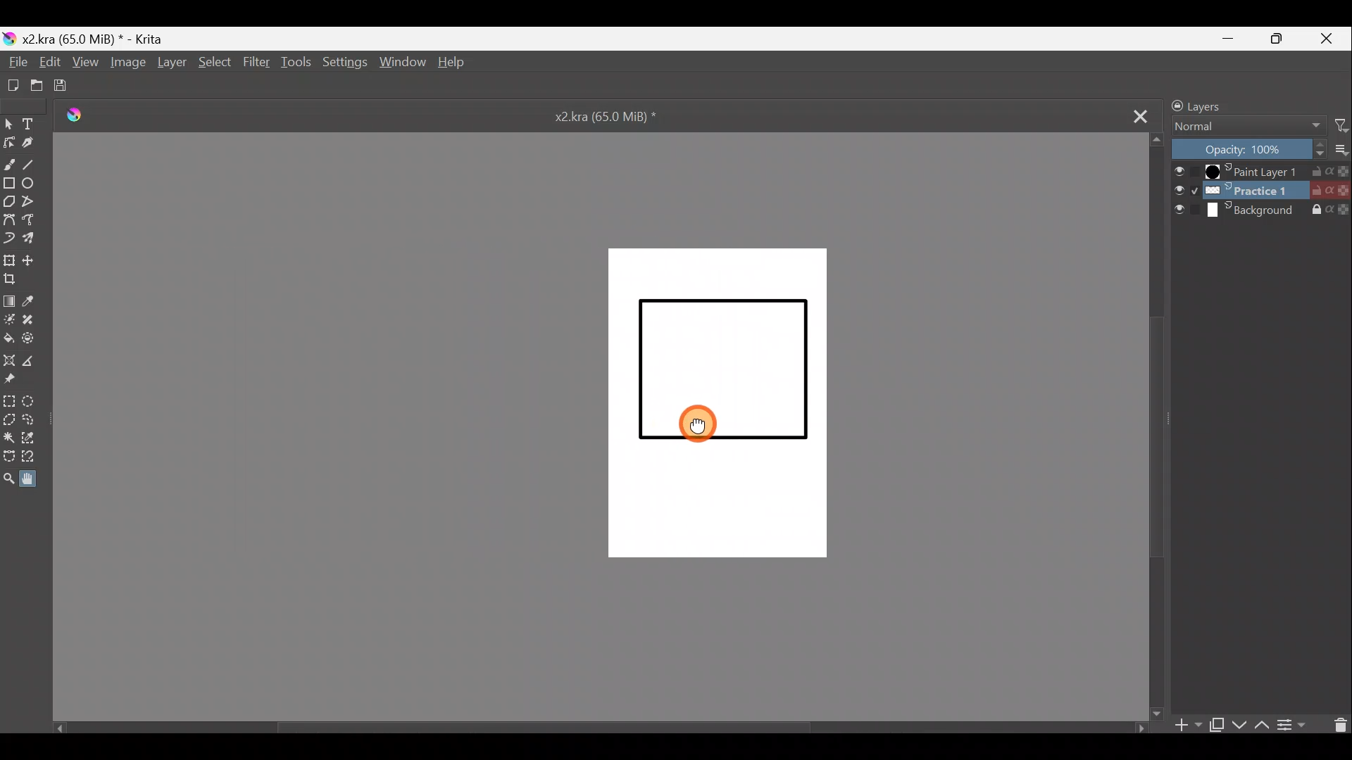  Describe the element at coordinates (13, 279) in the screenshot. I see `Crop image to an area` at that location.